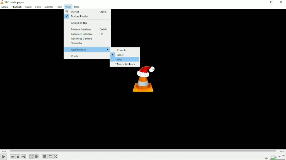 The image size is (286, 160). Describe the element at coordinates (4, 157) in the screenshot. I see `Play` at that location.